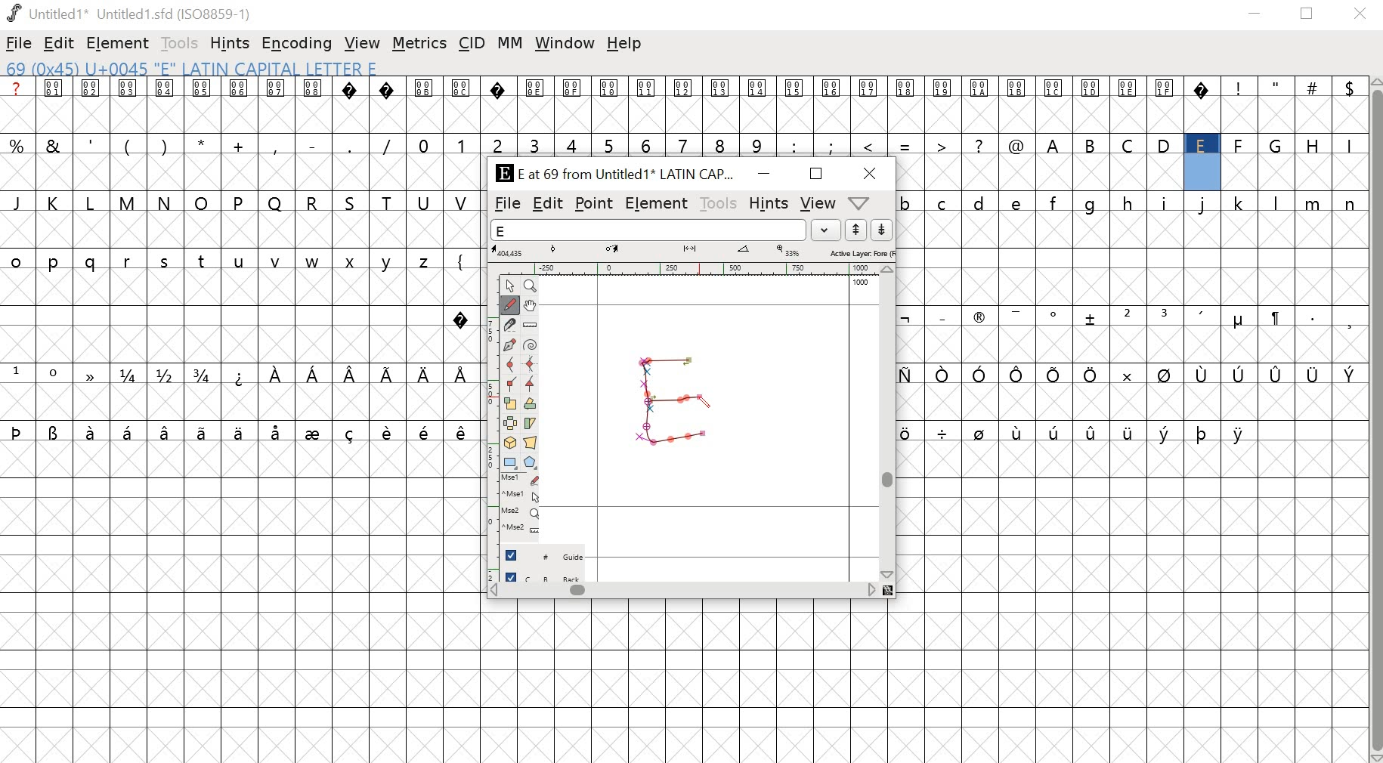 The height and width of the screenshot is (763, 1383). Describe the element at coordinates (1133, 434) in the screenshot. I see `special characters and empty cells` at that location.